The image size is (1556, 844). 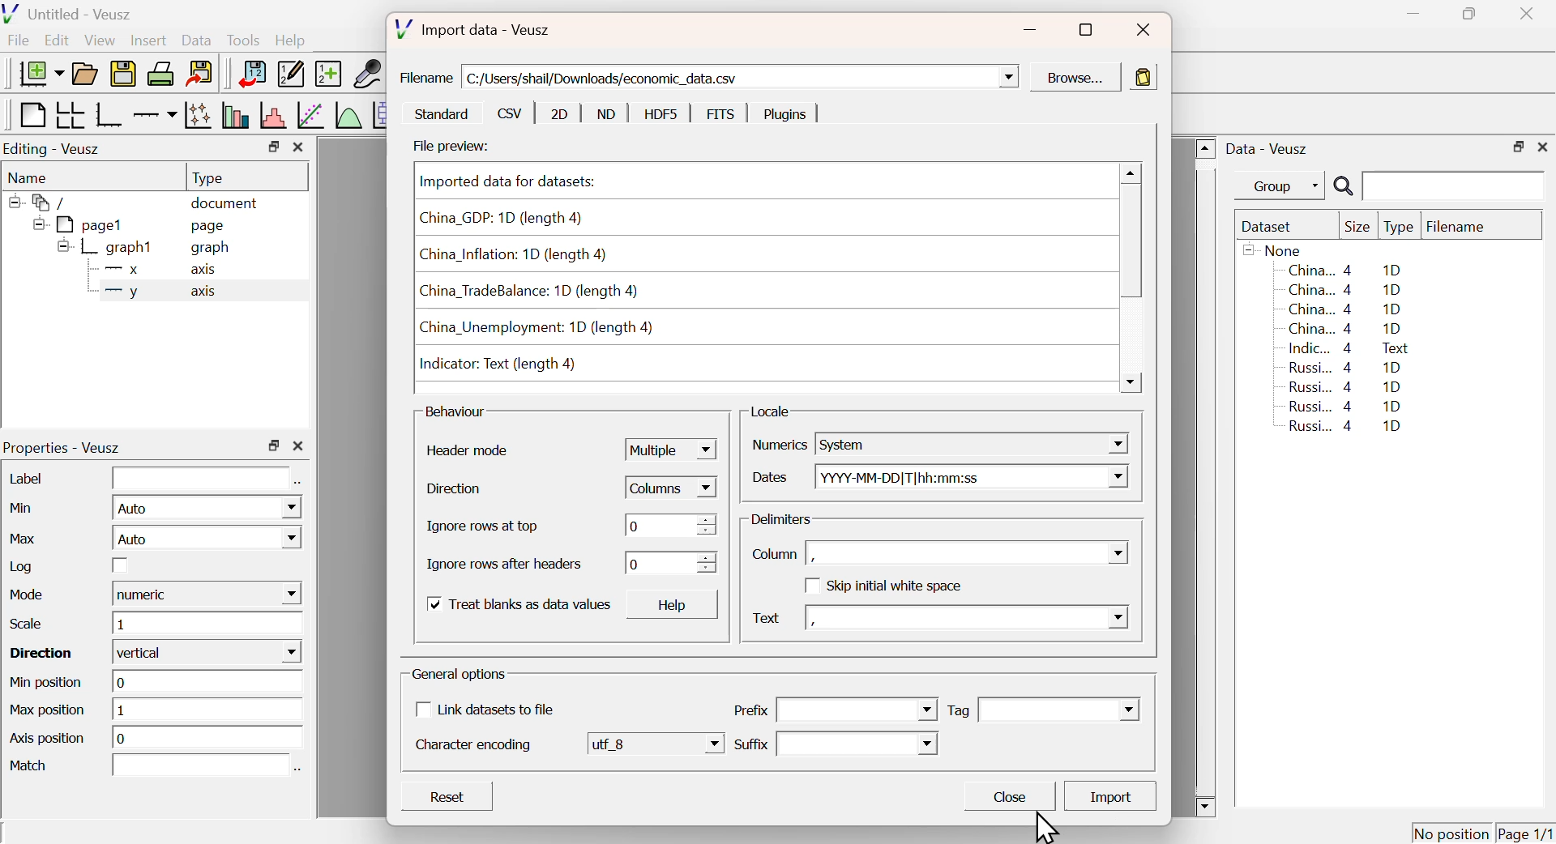 I want to click on vertical , so click(x=210, y=653).